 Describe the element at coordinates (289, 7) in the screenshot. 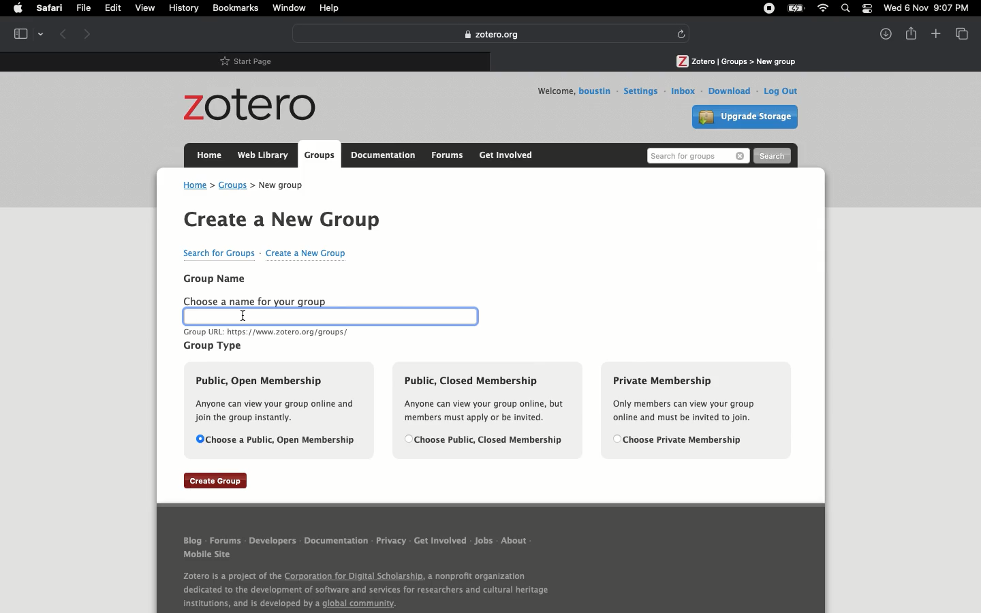

I see `Window` at that location.